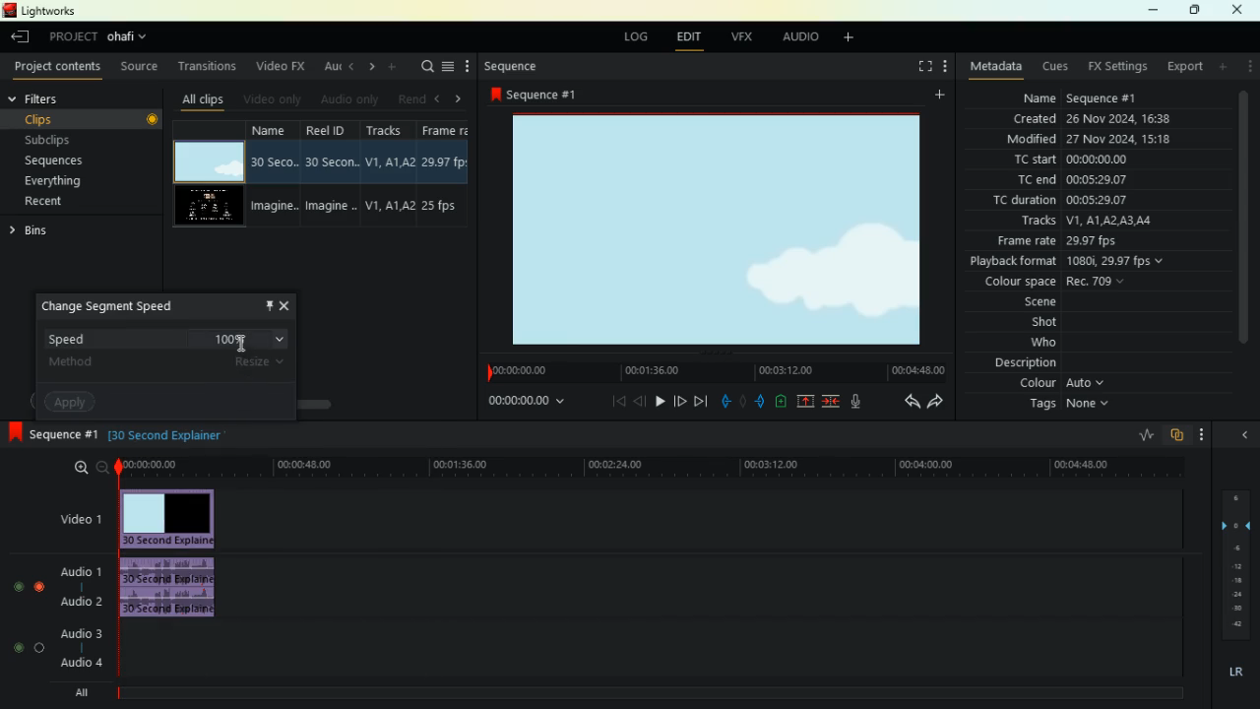  I want to click on timeline, so click(647, 693).